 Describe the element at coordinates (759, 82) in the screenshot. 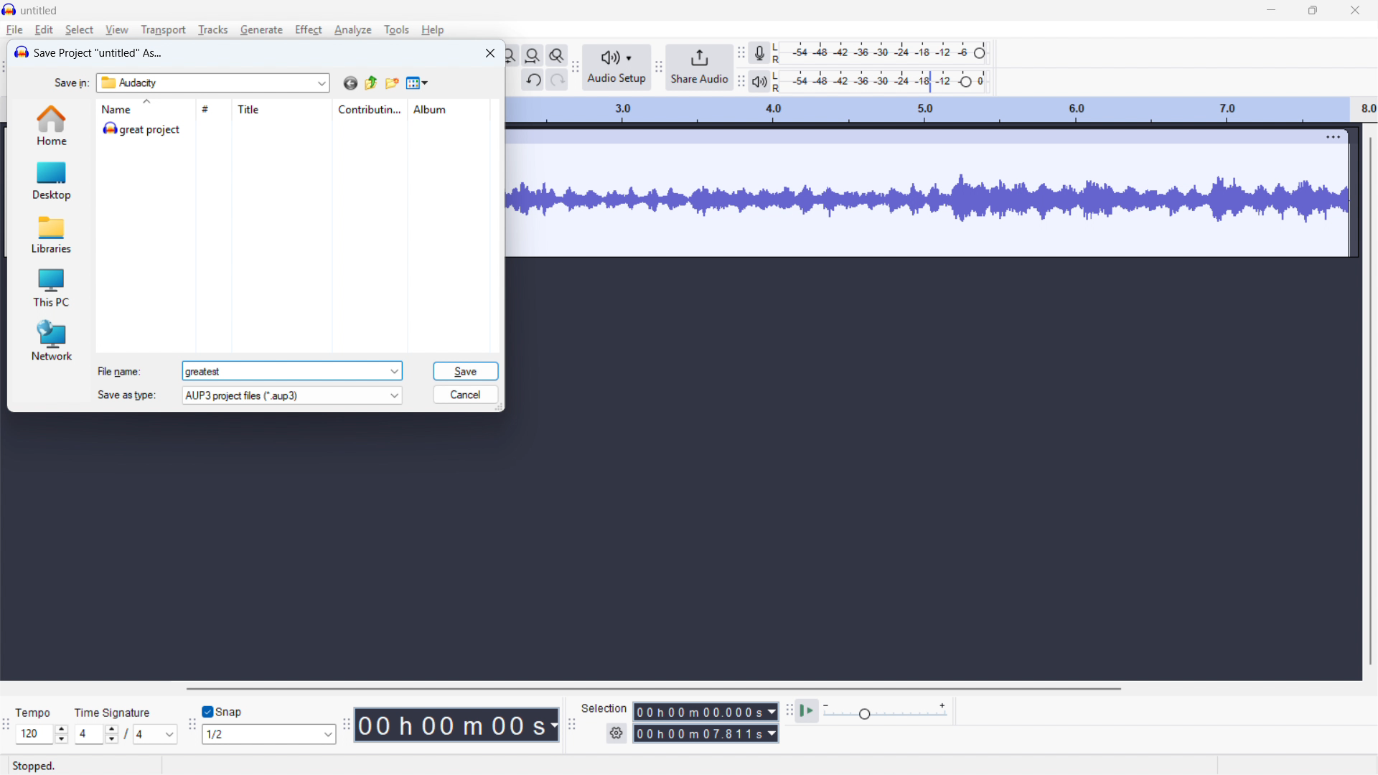

I see `playback metre` at that location.